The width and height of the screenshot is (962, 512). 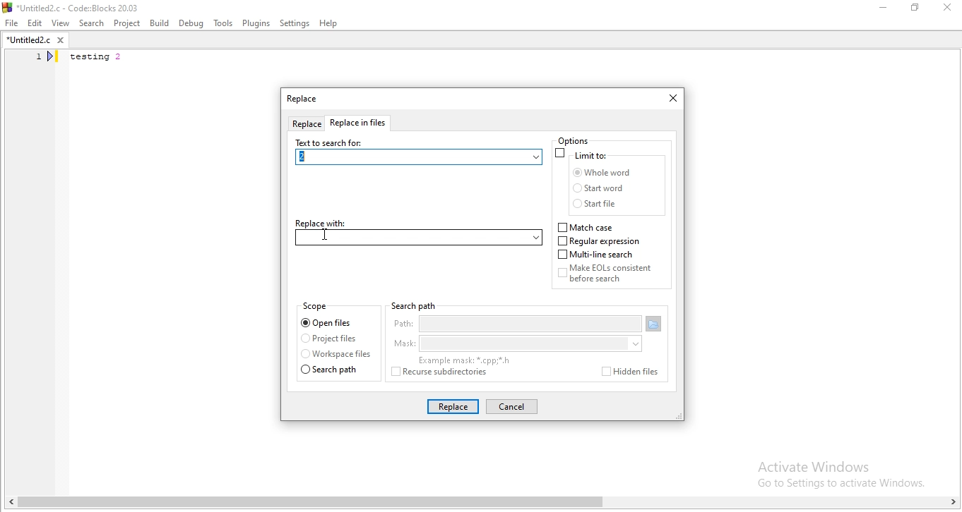 What do you see at coordinates (128, 23) in the screenshot?
I see `Project ` at bounding box center [128, 23].